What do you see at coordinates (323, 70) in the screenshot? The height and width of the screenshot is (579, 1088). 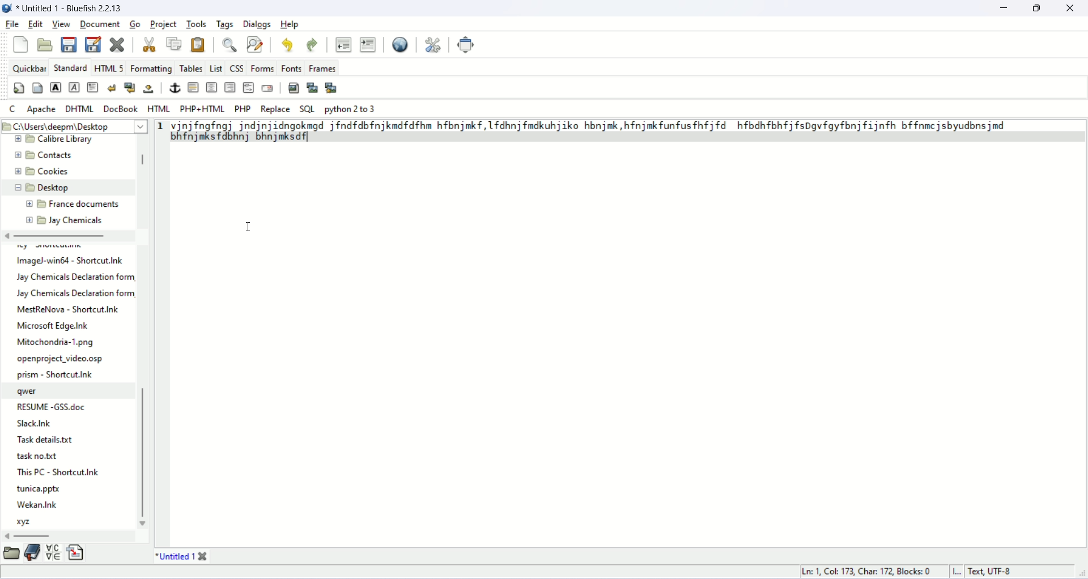 I see `frames` at bounding box center [323, 70].